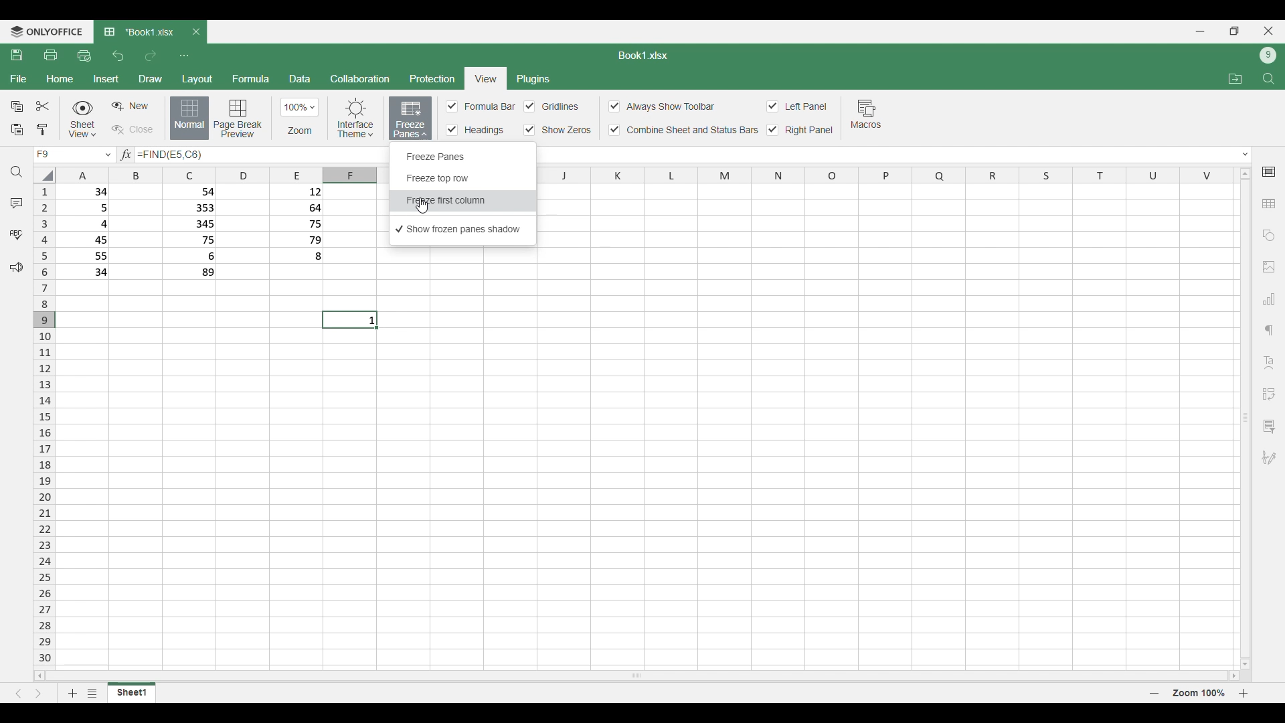 This screenshot has height=723, width=1285. Describe the element at coordinates (1269, 331) in the screenshot. I see `Paragraph settings` at that location.